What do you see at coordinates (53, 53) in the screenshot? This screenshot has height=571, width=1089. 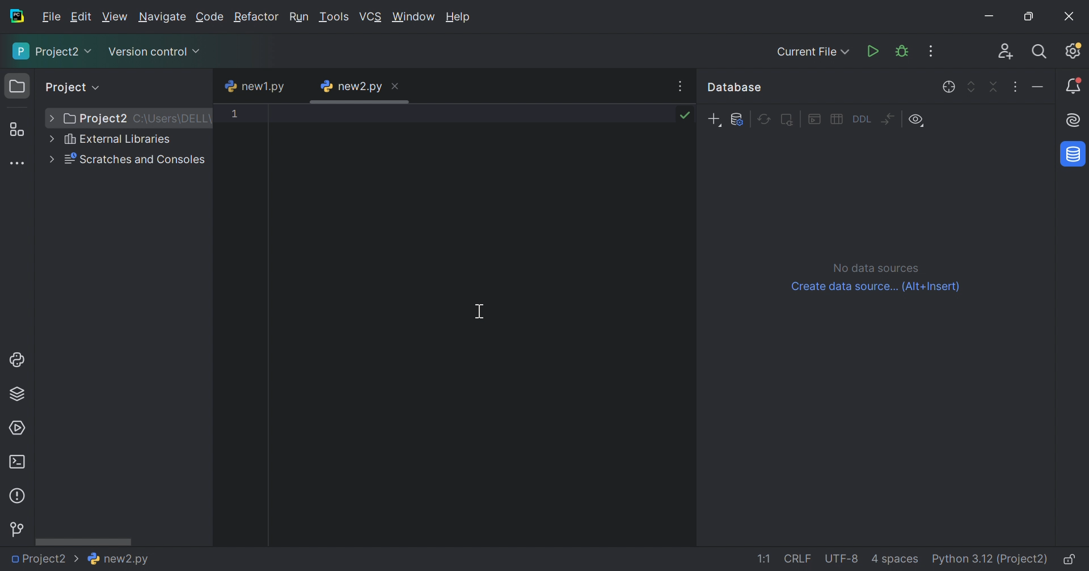 I see `Project` at bounding box center [53, 53].